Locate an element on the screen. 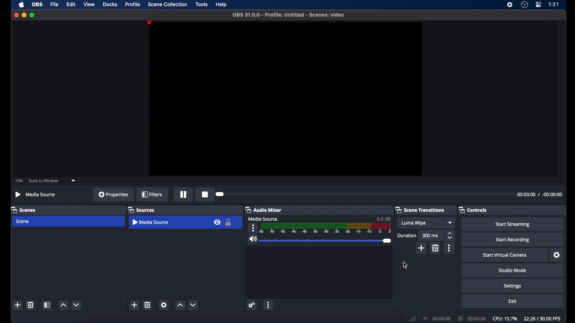 This screenshot has width=575, height=323. stop is located at coordinates (205, 195).